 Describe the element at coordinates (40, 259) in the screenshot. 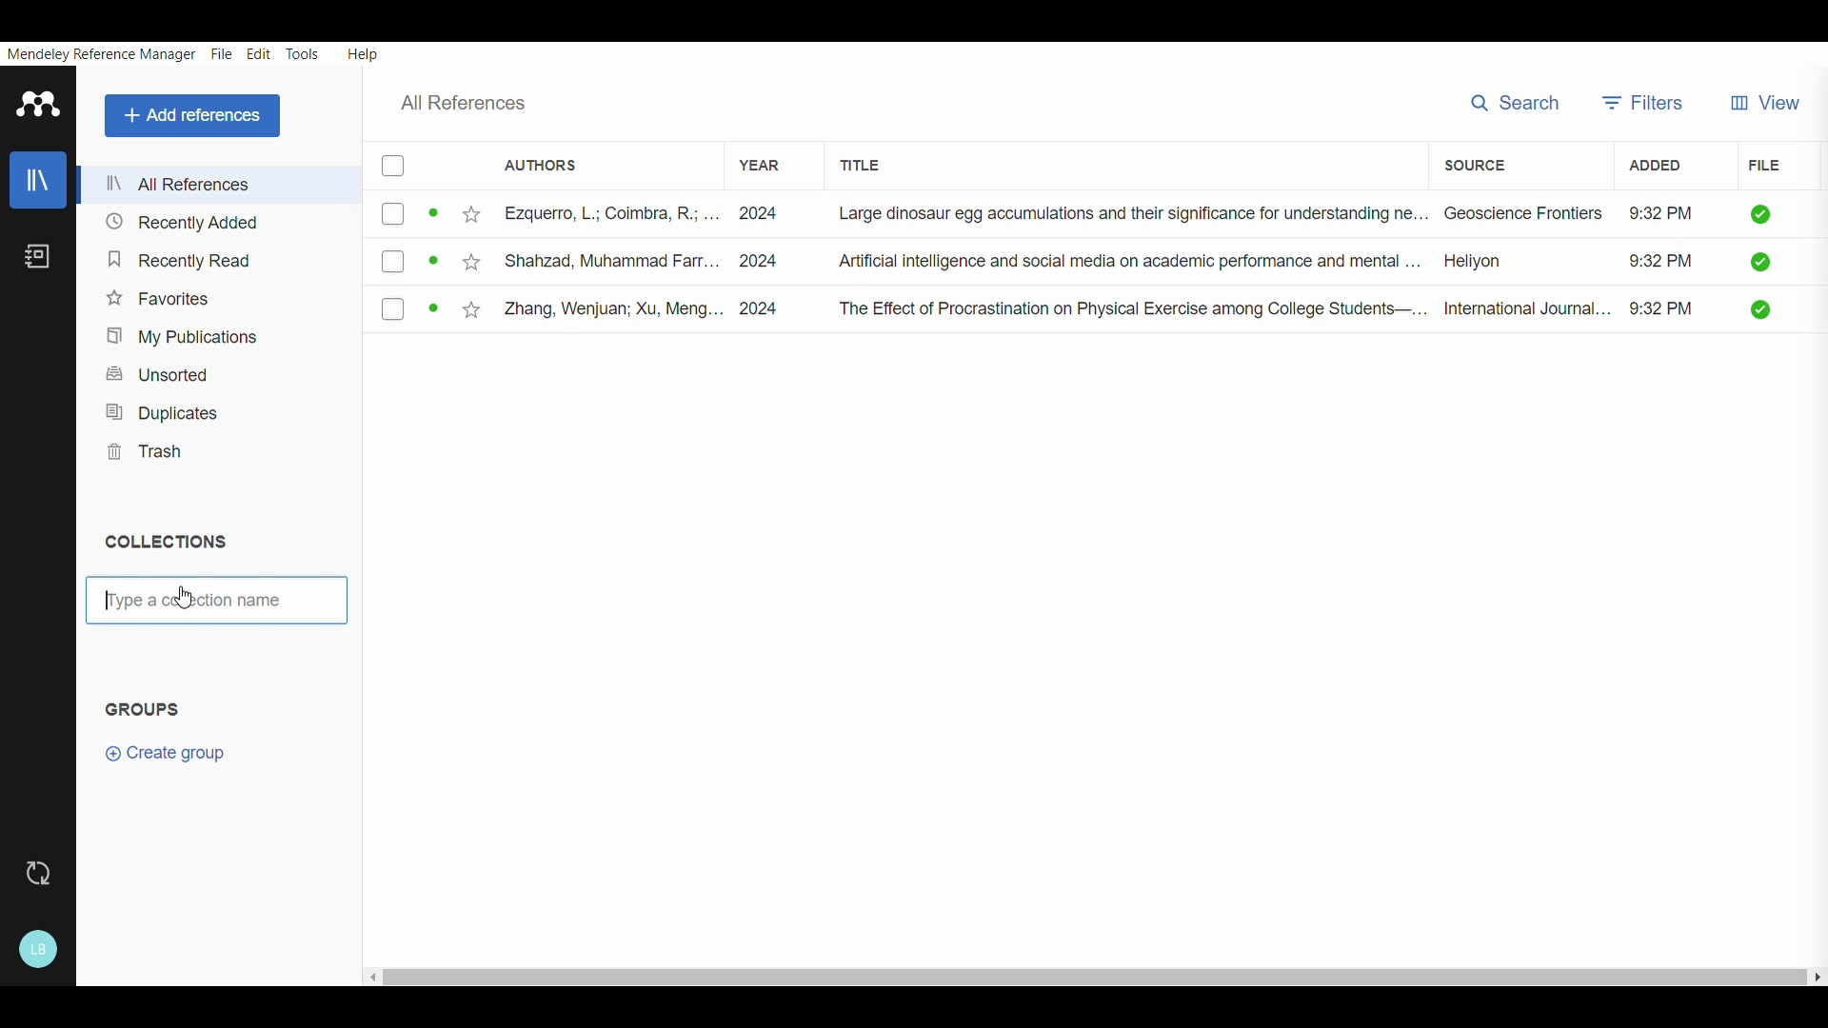

I see `Notebook` at that location.